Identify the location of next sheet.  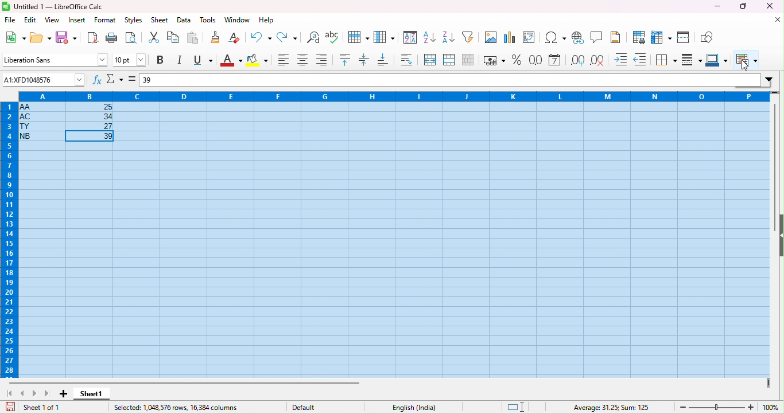
(36, 393).